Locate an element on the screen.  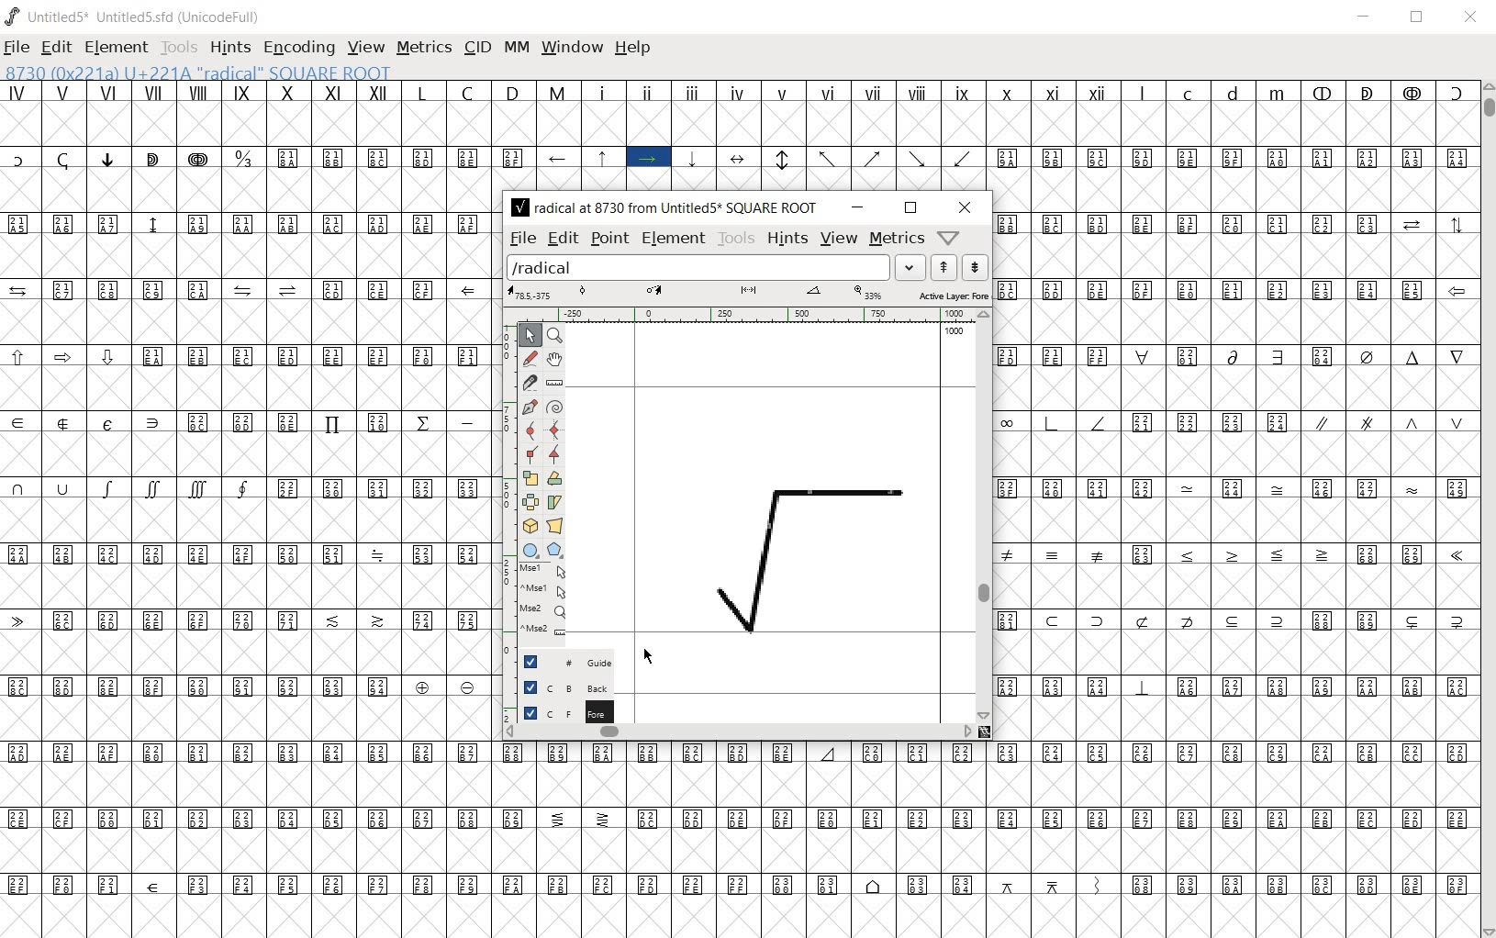
Add a corner point is located at coordinates (530, 452).